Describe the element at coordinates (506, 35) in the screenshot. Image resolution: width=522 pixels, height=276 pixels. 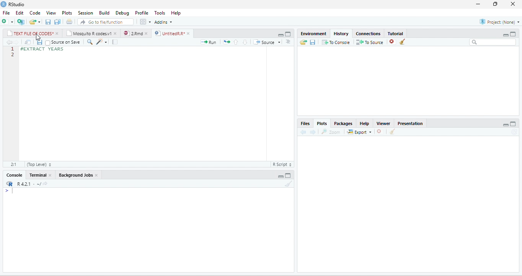
I see `minimize` at that location.